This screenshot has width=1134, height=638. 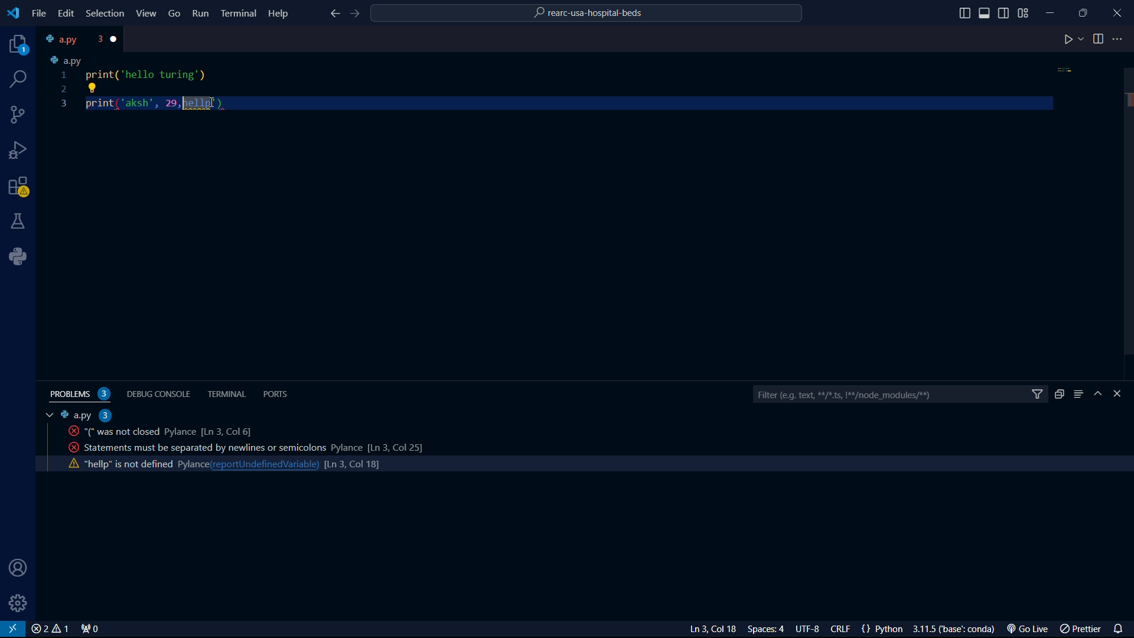 I want to click on toggle sidebar, so click(x=1005, y=12).